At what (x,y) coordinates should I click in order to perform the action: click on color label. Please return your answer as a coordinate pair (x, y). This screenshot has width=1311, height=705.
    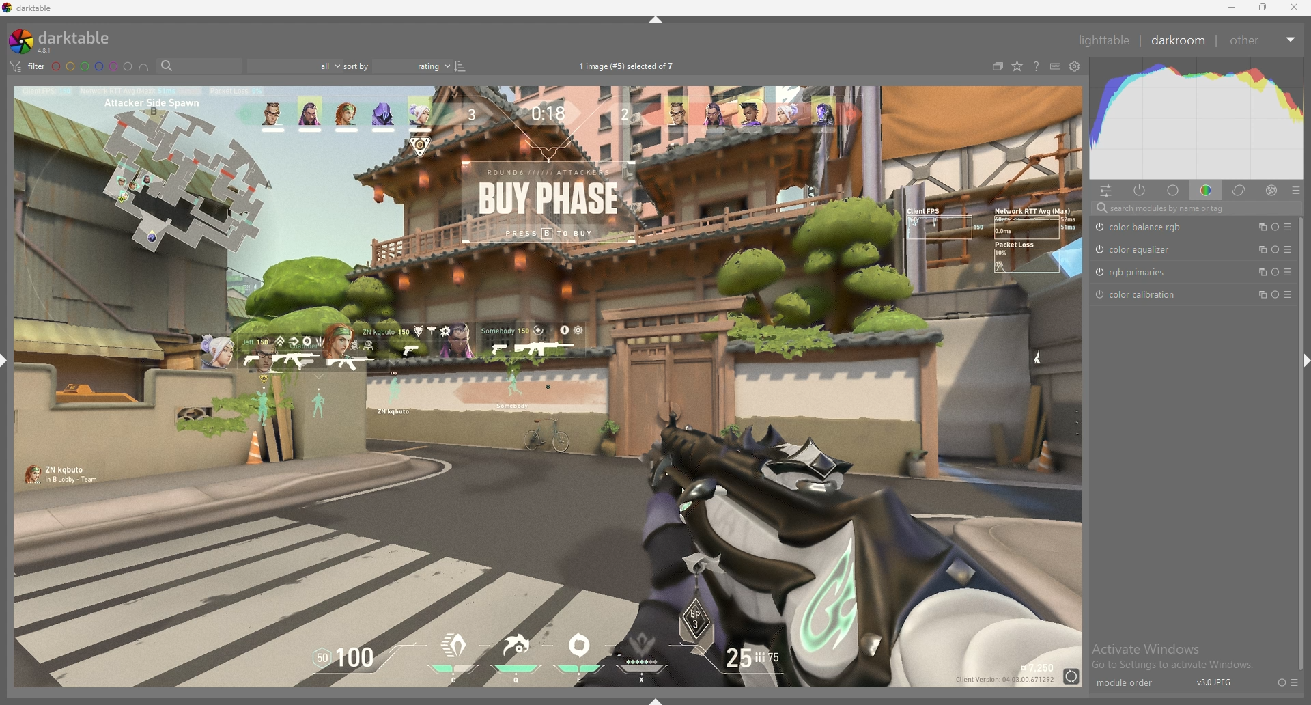
    Looking at the image, I should click on (93, 66).